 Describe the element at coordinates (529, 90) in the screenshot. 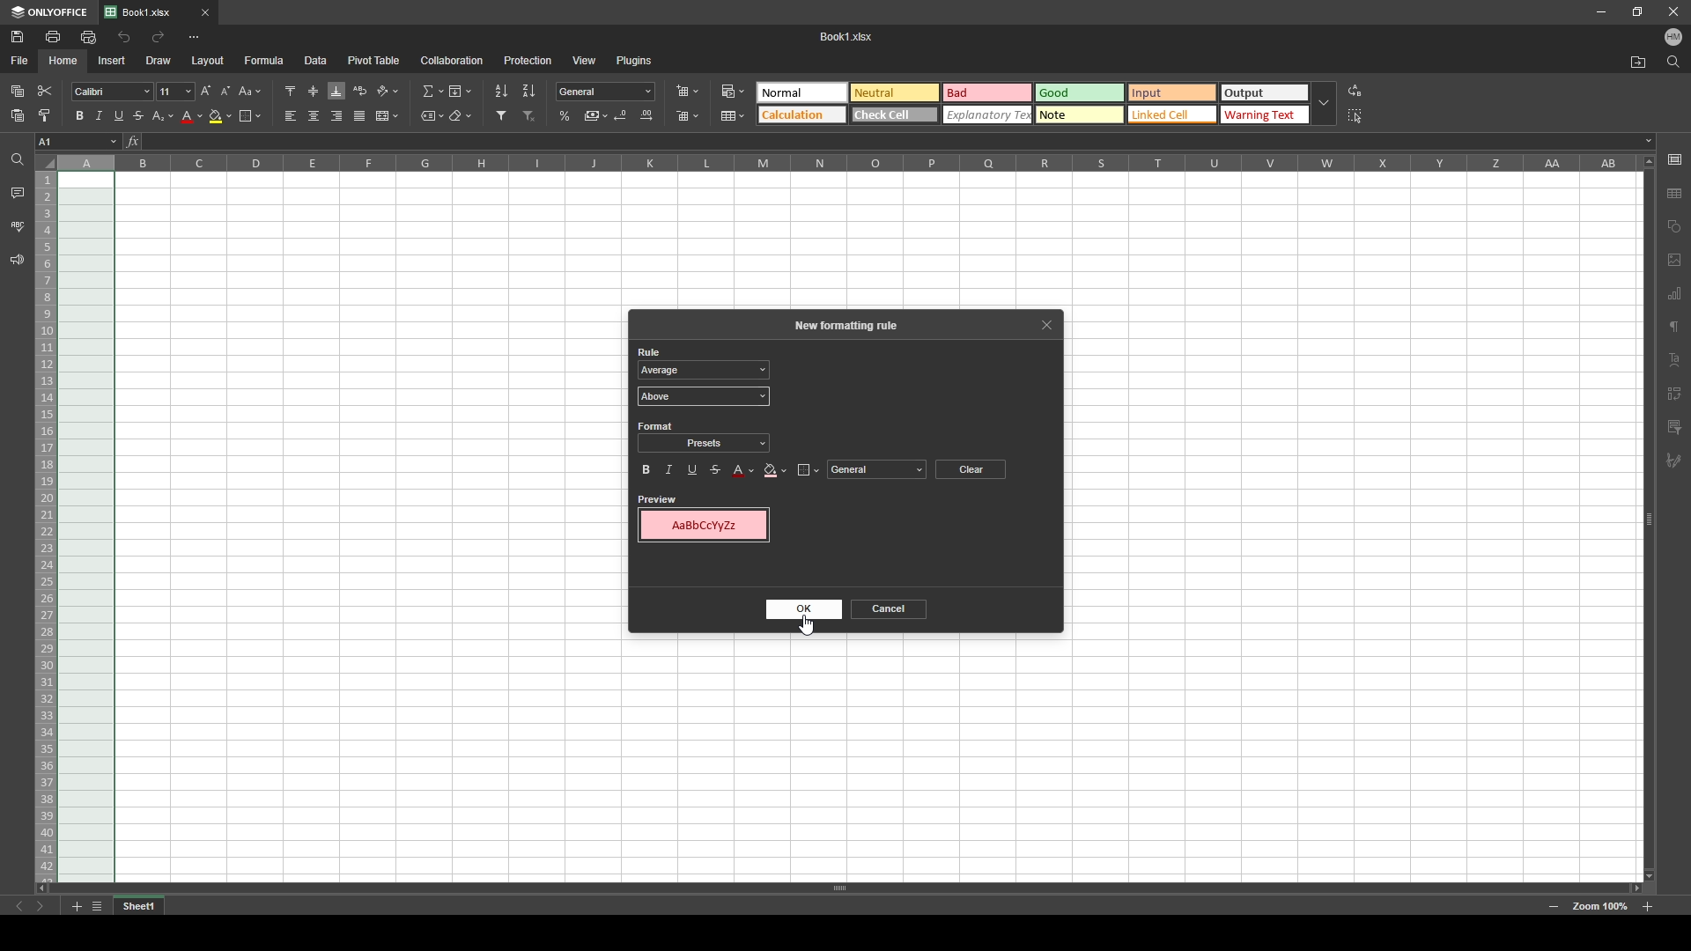

I see `sort descending` at that location.